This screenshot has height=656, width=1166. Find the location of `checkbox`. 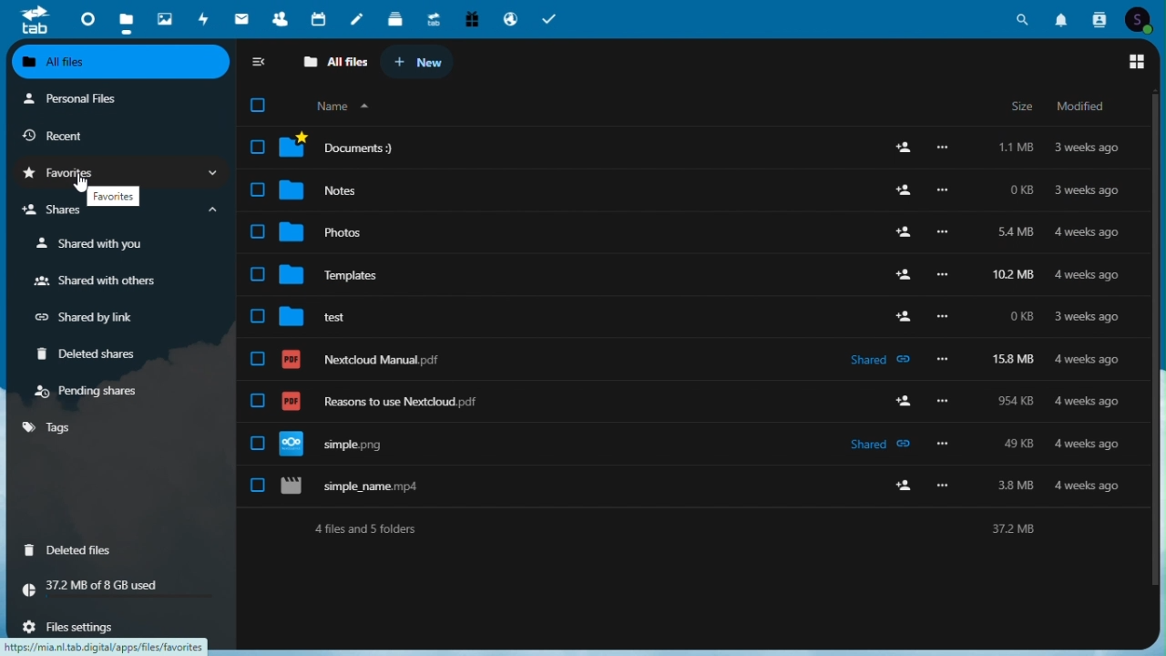

checkbox is located at coordinates (257, 106).